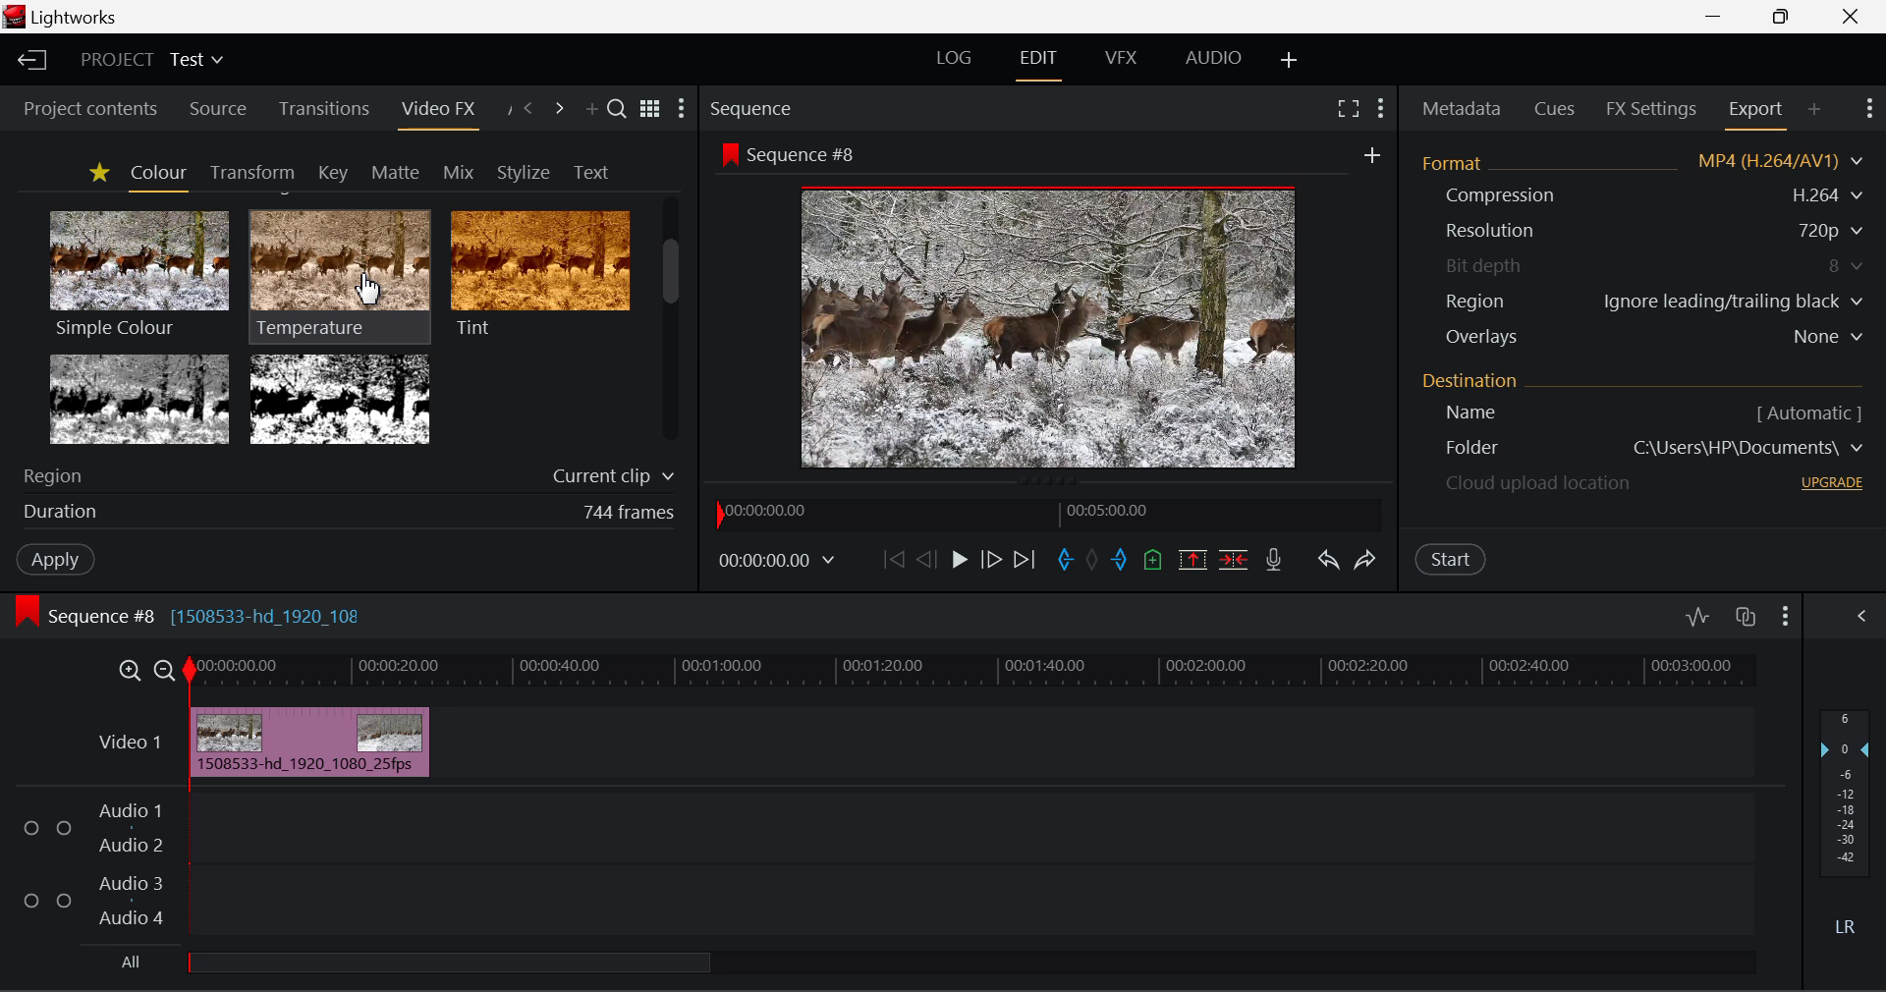 This screenshot has height=992, width=1886. What do you see at coordinates (1480, 337) in the screenshot?
I see `Overlays` at bounding box center [1480, 337].